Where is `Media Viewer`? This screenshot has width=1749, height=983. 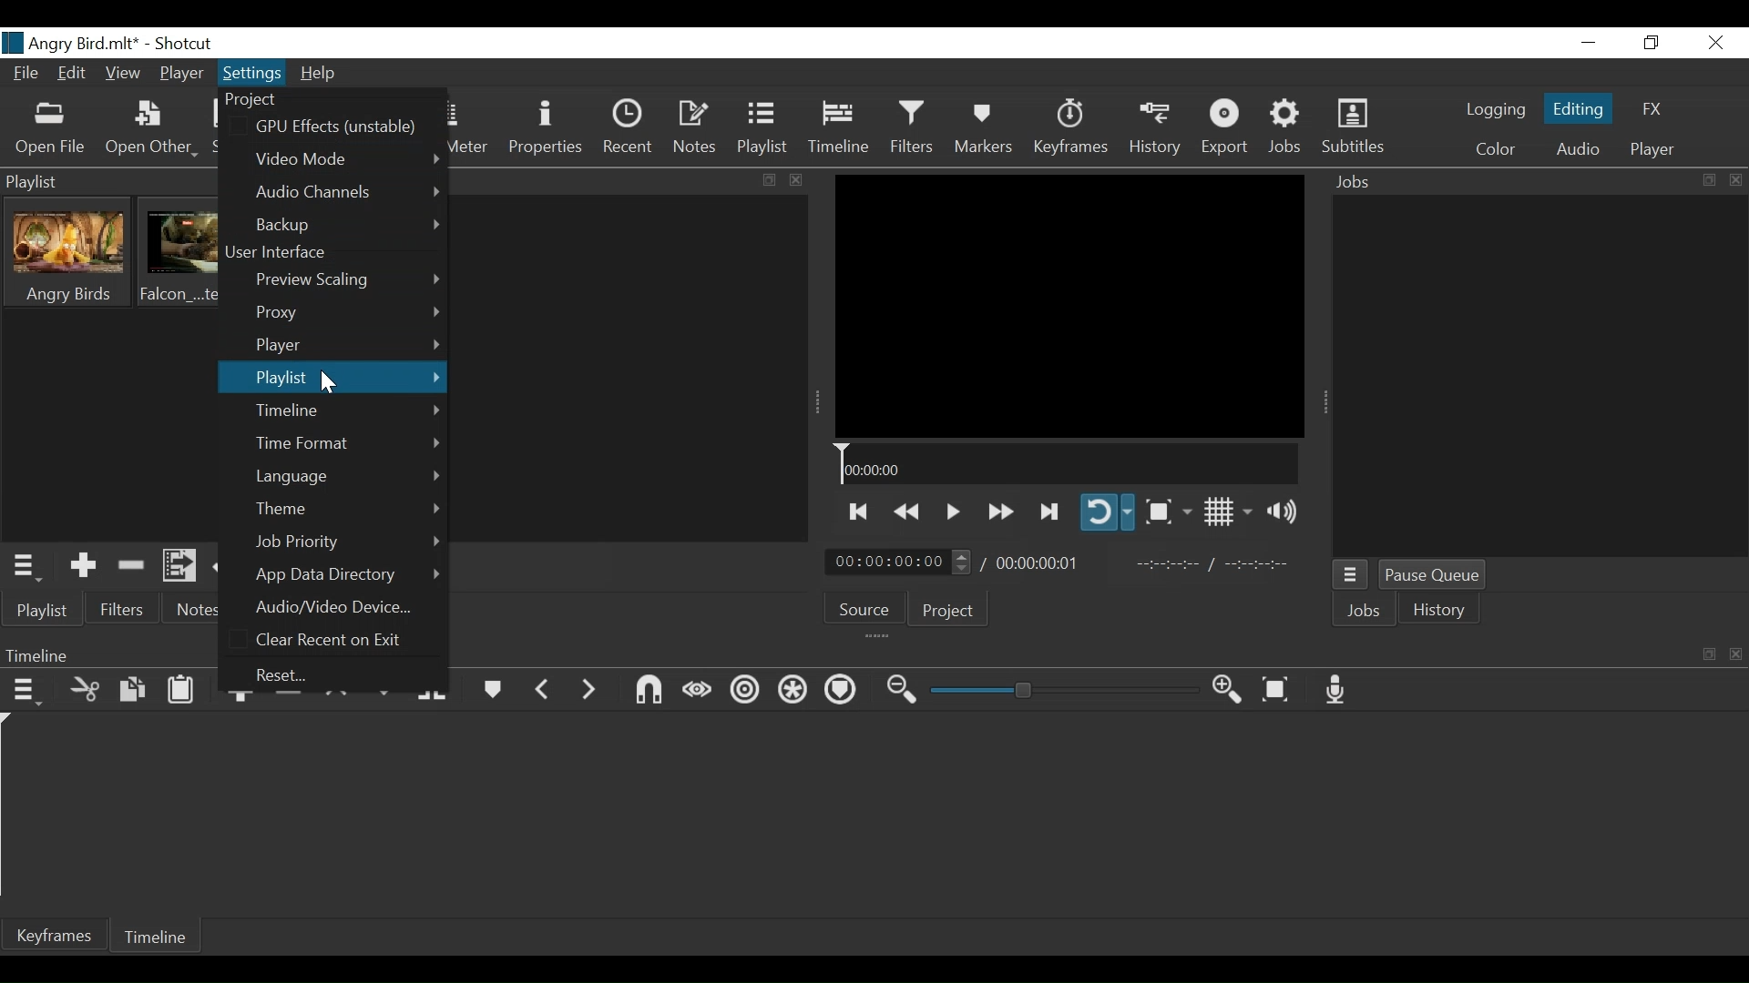 Media Viewer is located at coordinates (1070, 305).